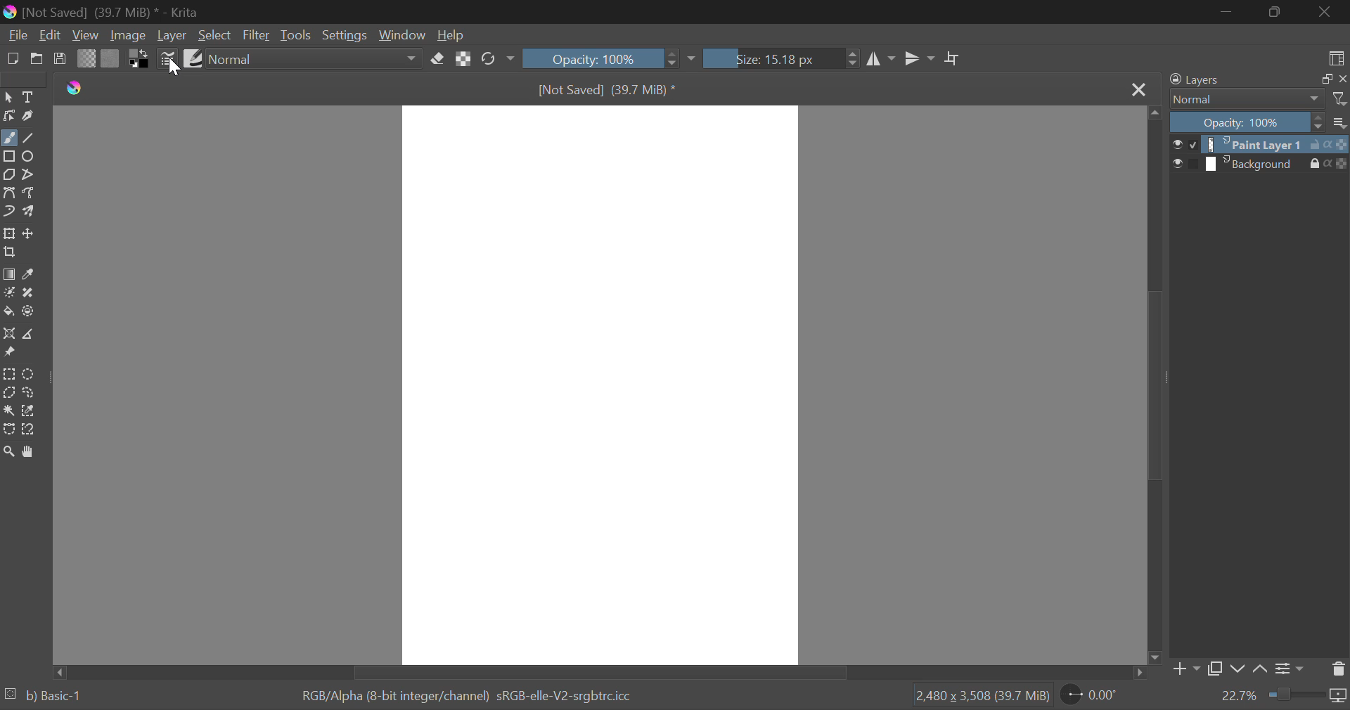 This screenshot has height=710, width=1350. I want to click on Copy Layer, so click(1216, 669).